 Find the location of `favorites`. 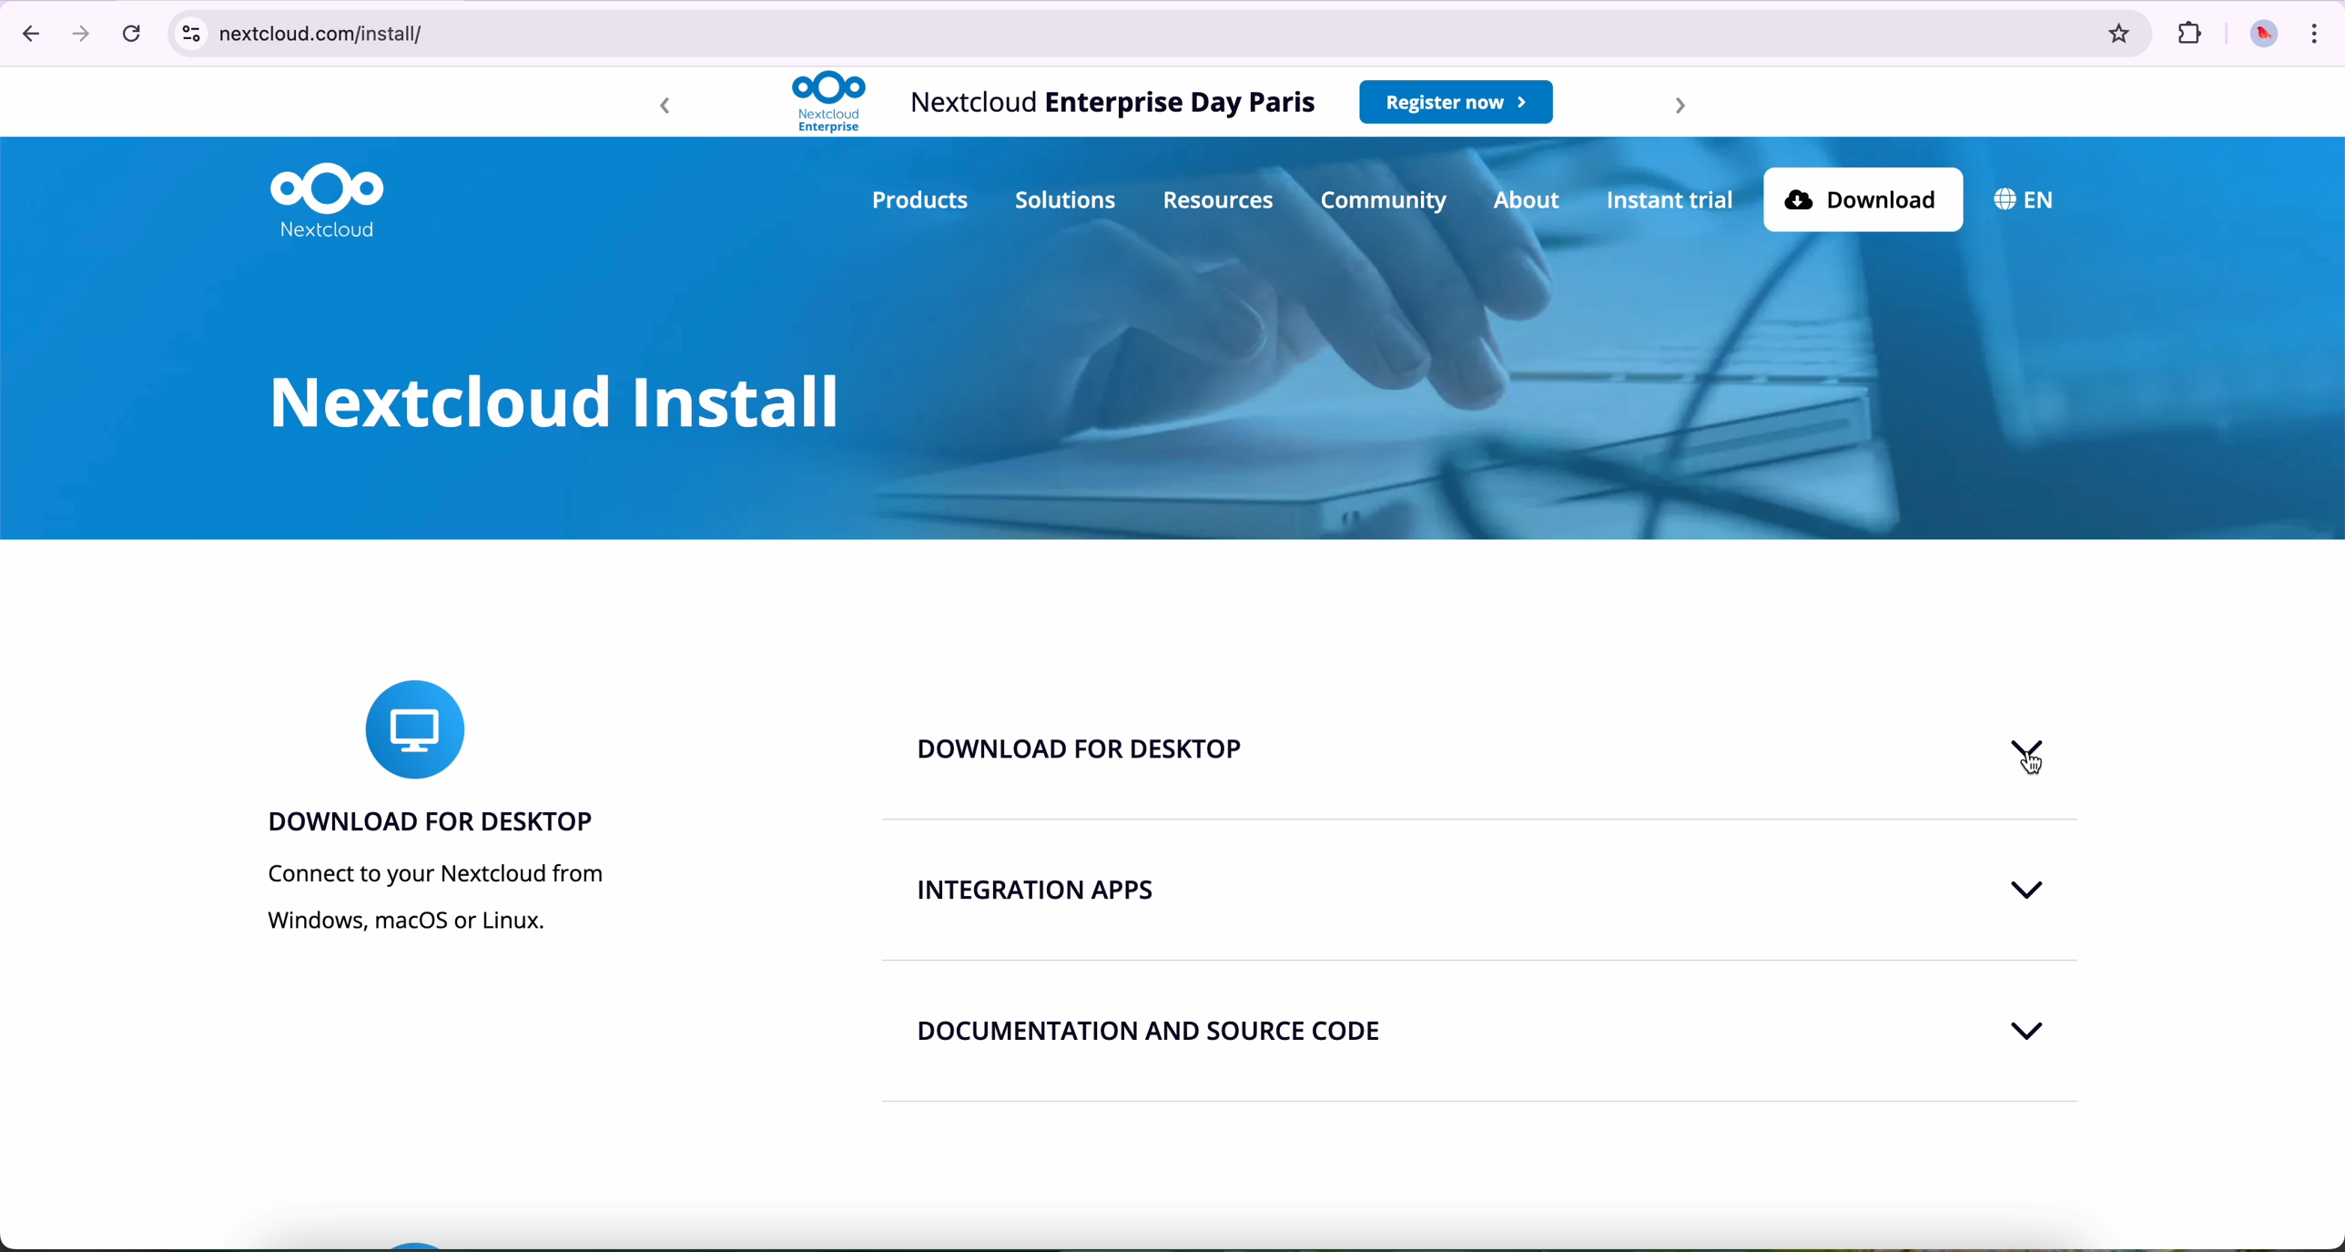

favorites is located at coordinates (2121, 34).